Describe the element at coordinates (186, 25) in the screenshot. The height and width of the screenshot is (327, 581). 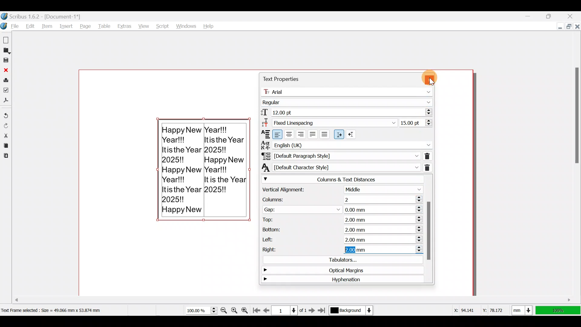
I see `Windows` at that location.